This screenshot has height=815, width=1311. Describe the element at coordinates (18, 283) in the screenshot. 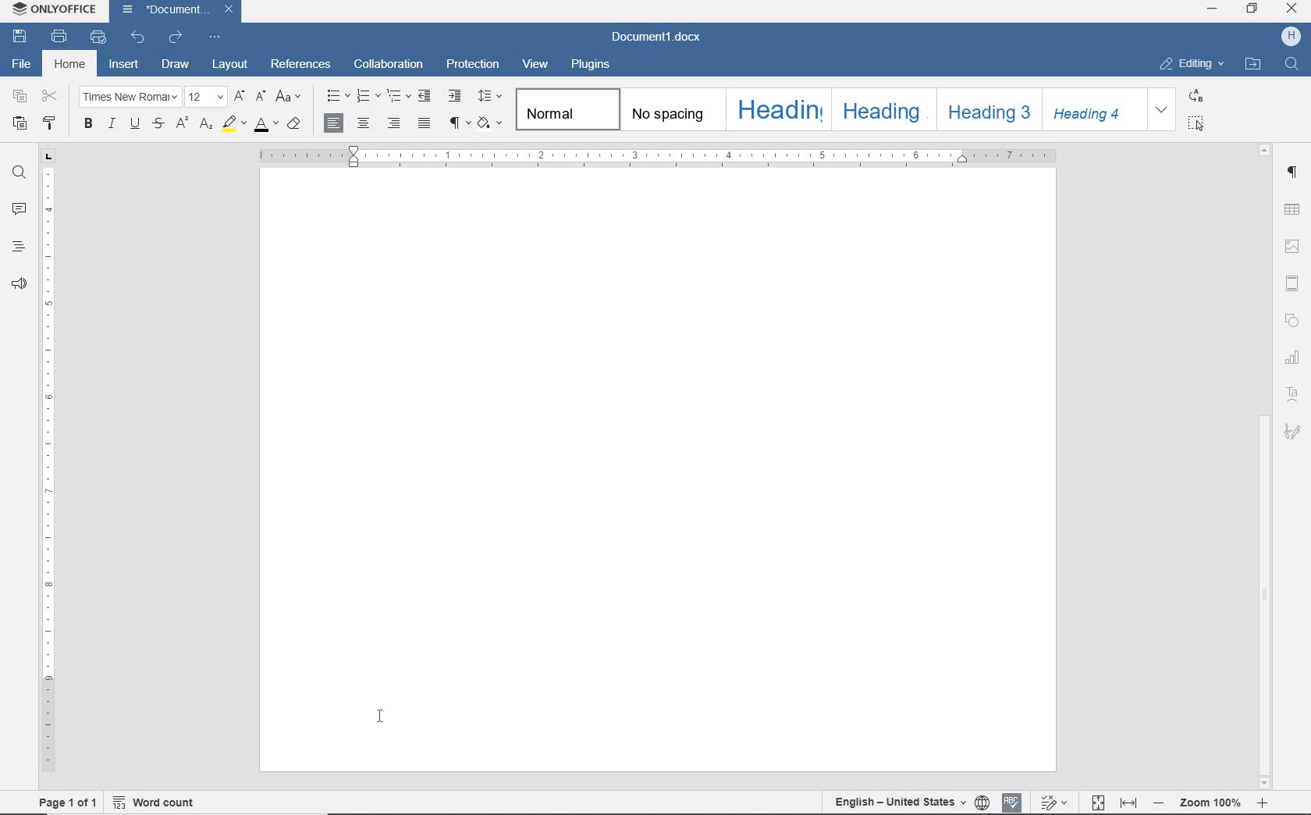

I see `feedback & support` at that location.